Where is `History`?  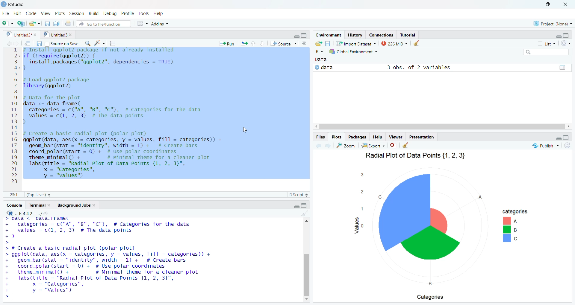
History is located at coordinates (355, 35).